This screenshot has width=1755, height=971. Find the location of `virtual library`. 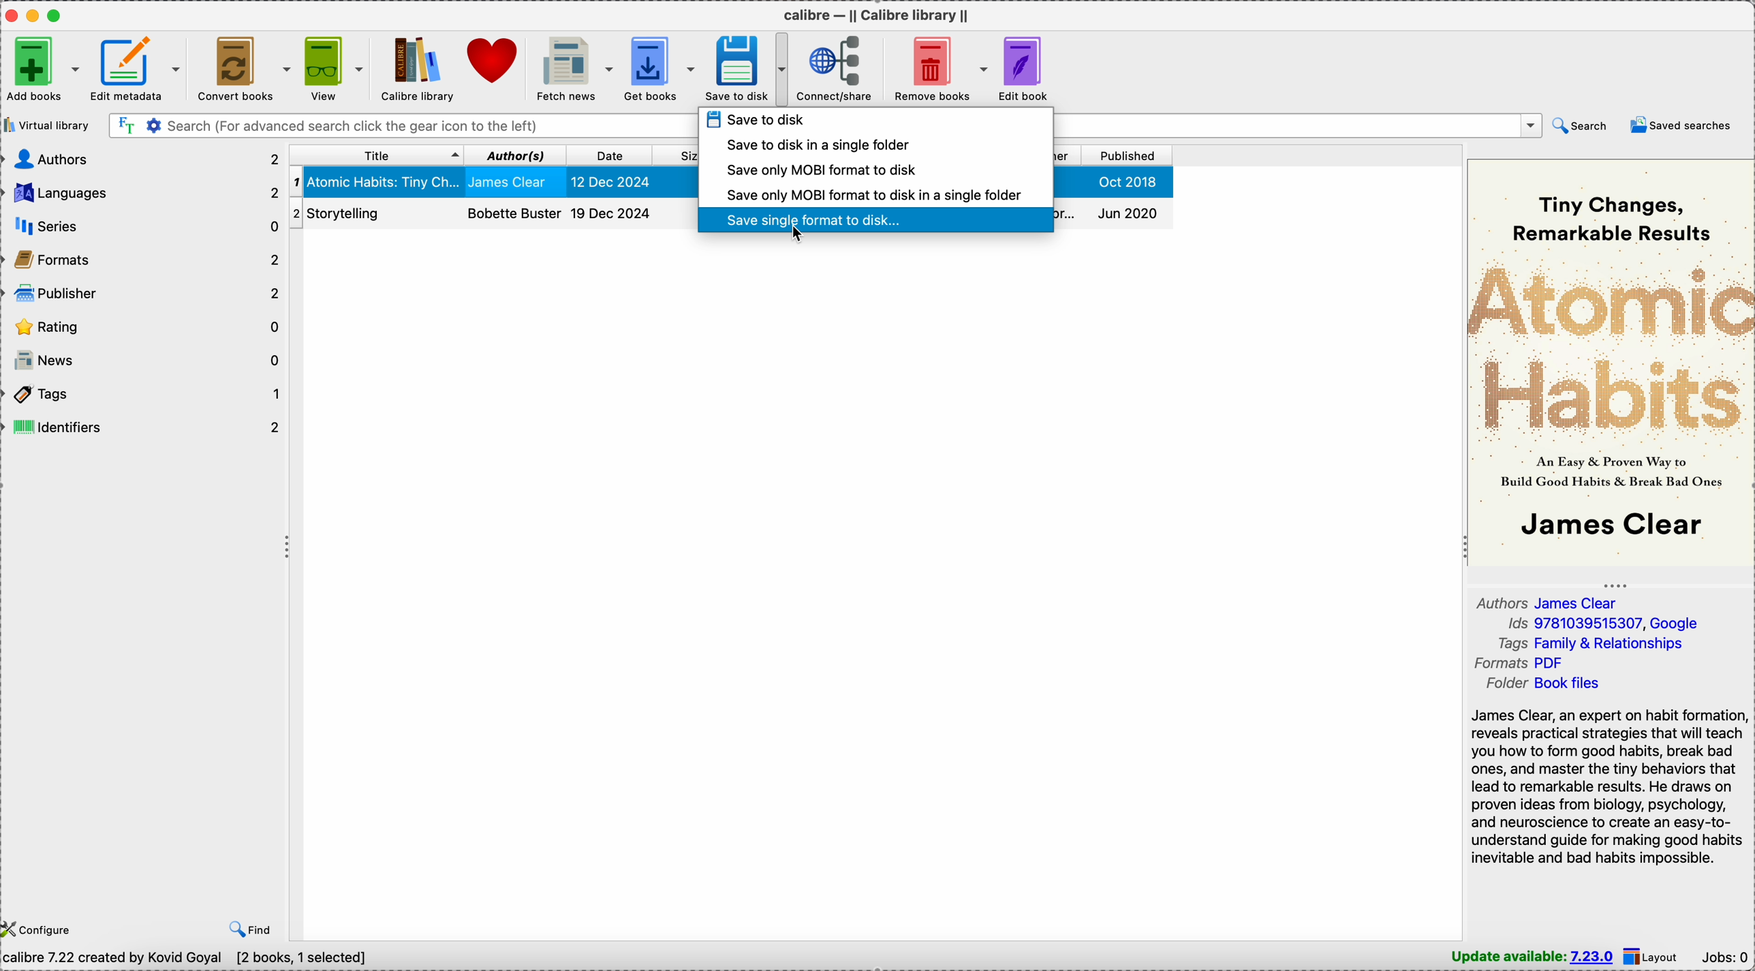

virtual library is located at coordinates (46, 124).